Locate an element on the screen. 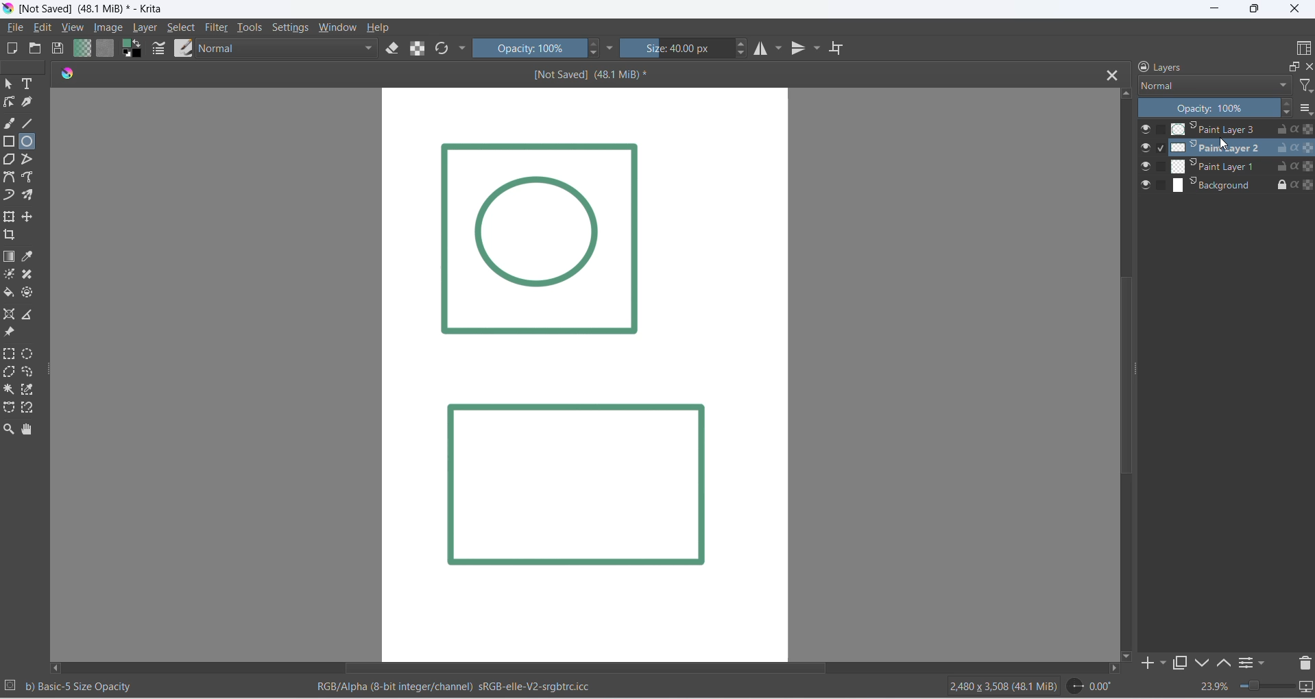 The width and height of the screenshot is (1315, 699). down is located at coordinates (1203, 663).